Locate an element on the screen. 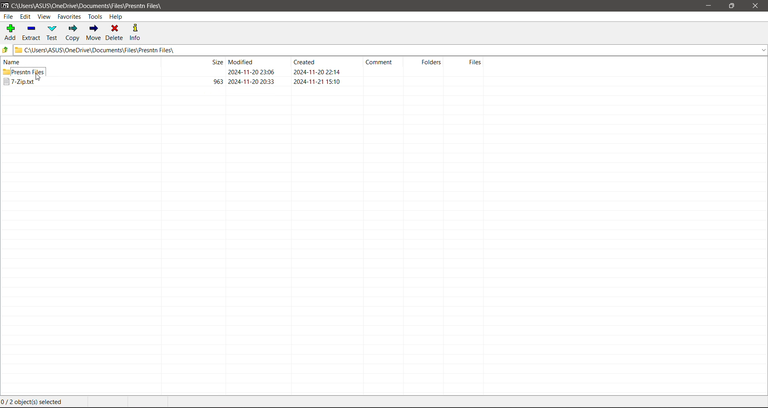 The image size is (768, 408). Folders is located at coordinates (428, 61).